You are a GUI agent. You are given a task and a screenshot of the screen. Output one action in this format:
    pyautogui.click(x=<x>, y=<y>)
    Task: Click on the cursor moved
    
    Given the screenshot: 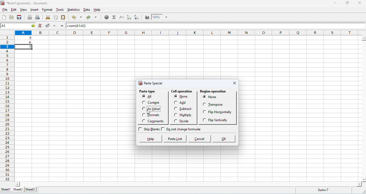 What is the action you would take?
    pyautogui.click(x=149, y=112)
    